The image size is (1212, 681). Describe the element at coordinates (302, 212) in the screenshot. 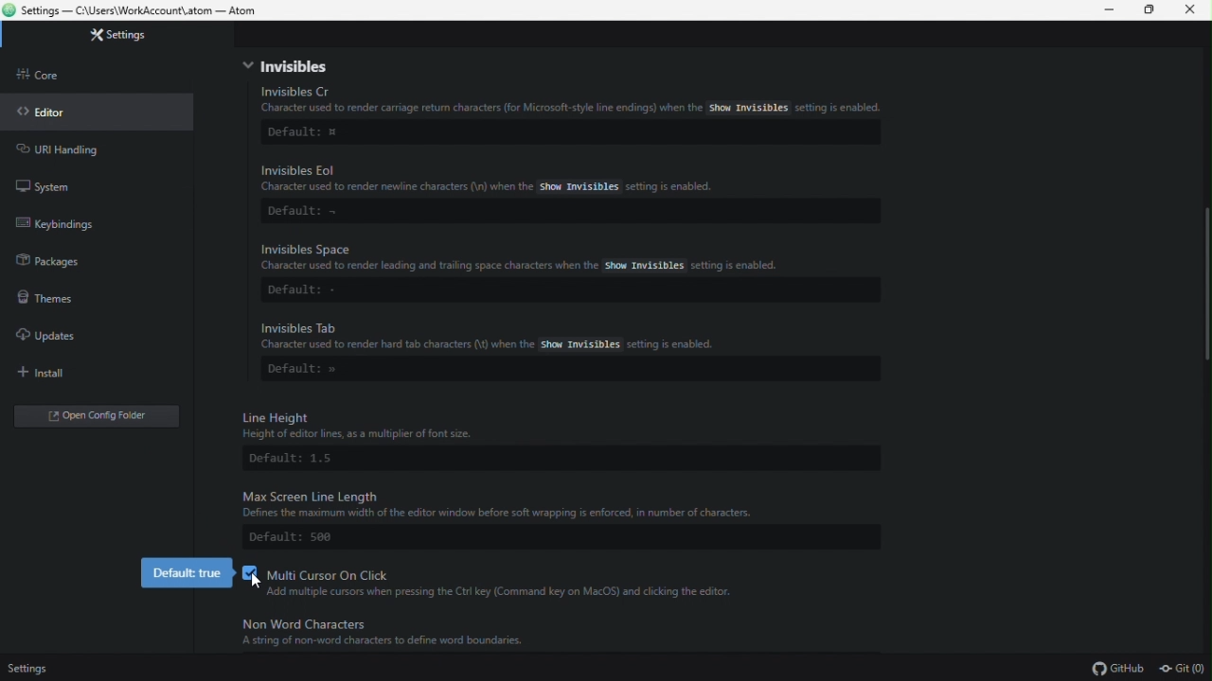

I see `Default: ~` at that location.